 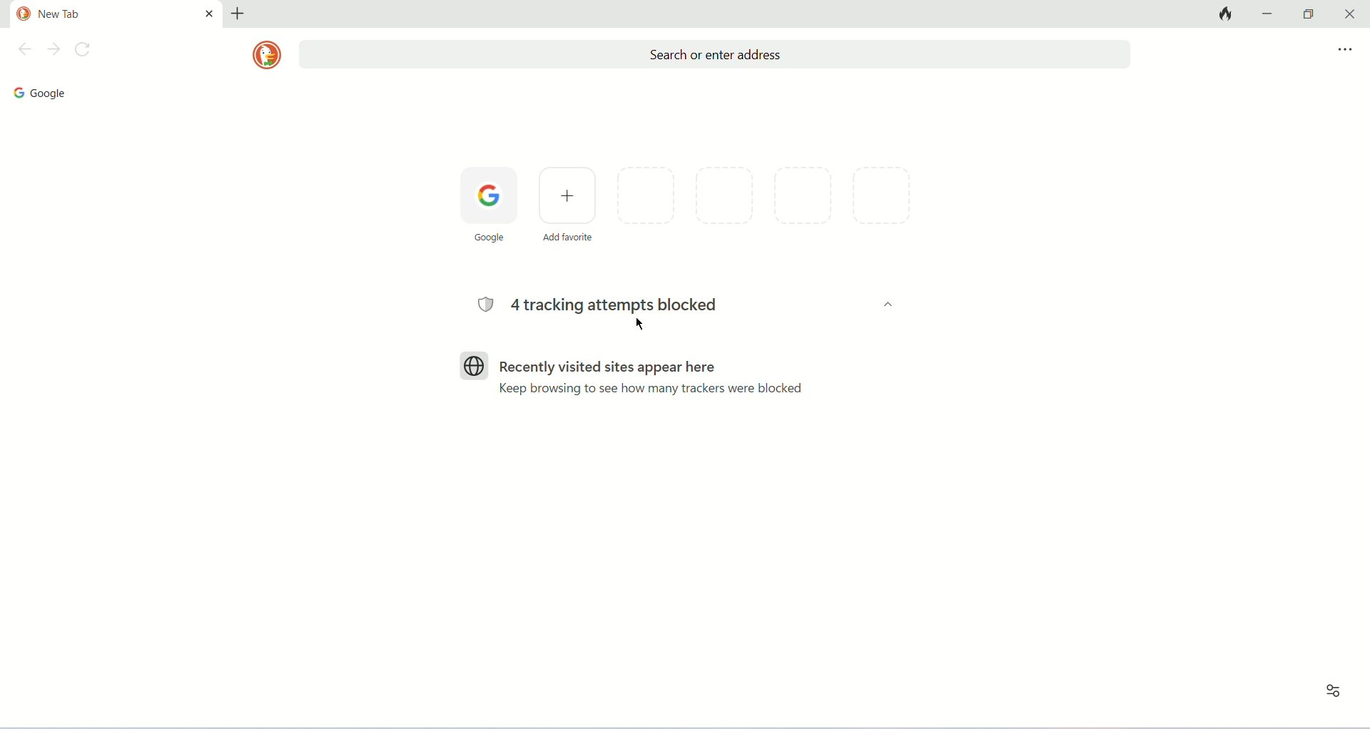 What do you see at coordinates (54, 51) in the screenshot?
I see `go forward` at bounding box center [54, 51].